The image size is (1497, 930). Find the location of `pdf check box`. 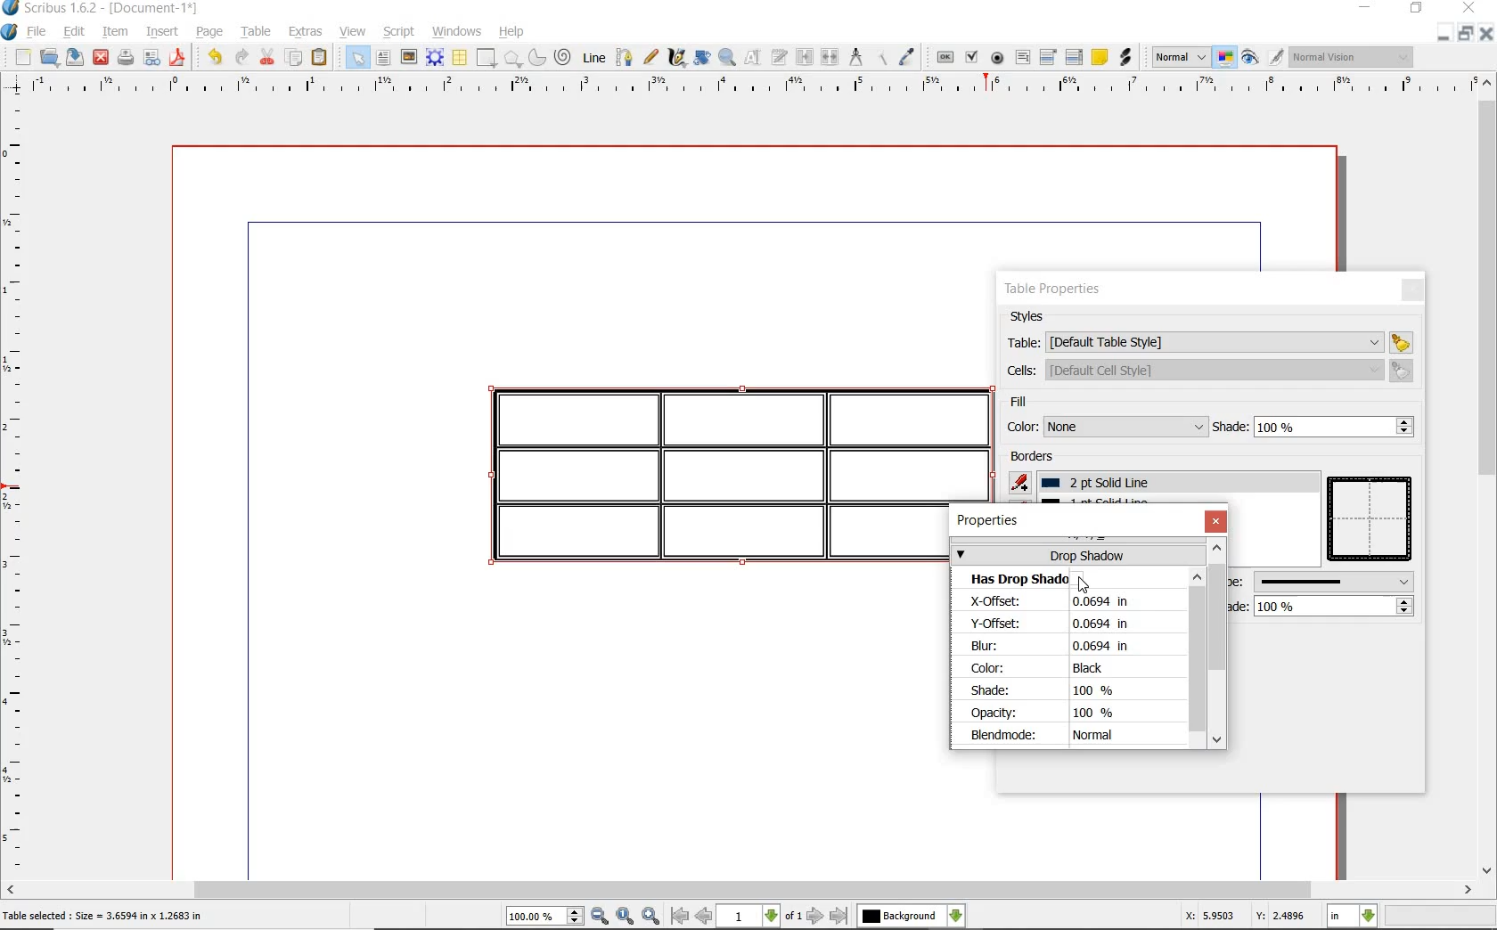

pdf check box is located at coordinates (973, 59).